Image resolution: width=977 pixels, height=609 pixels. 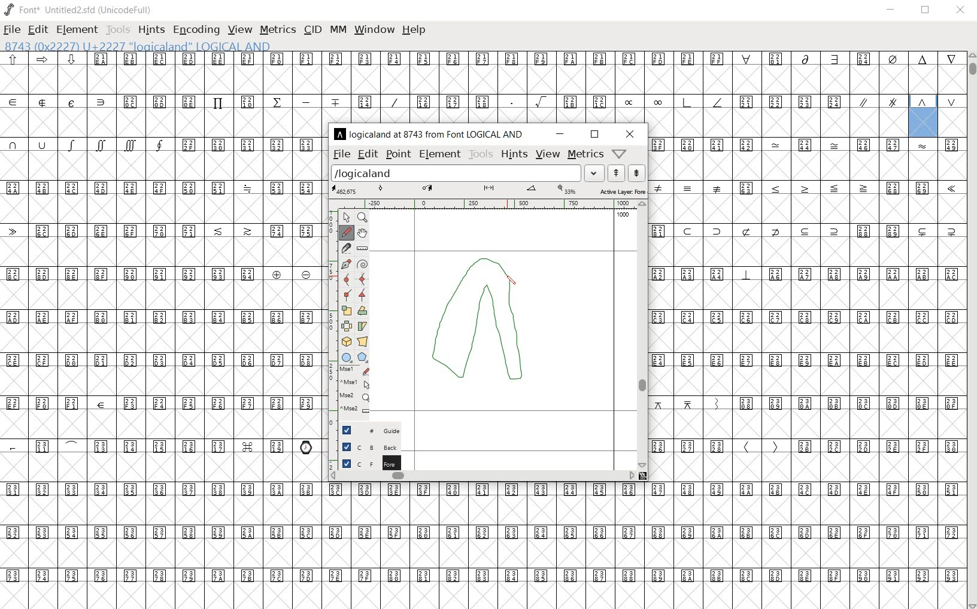 I want to click on polygon or star, so click(x=363, y=358).